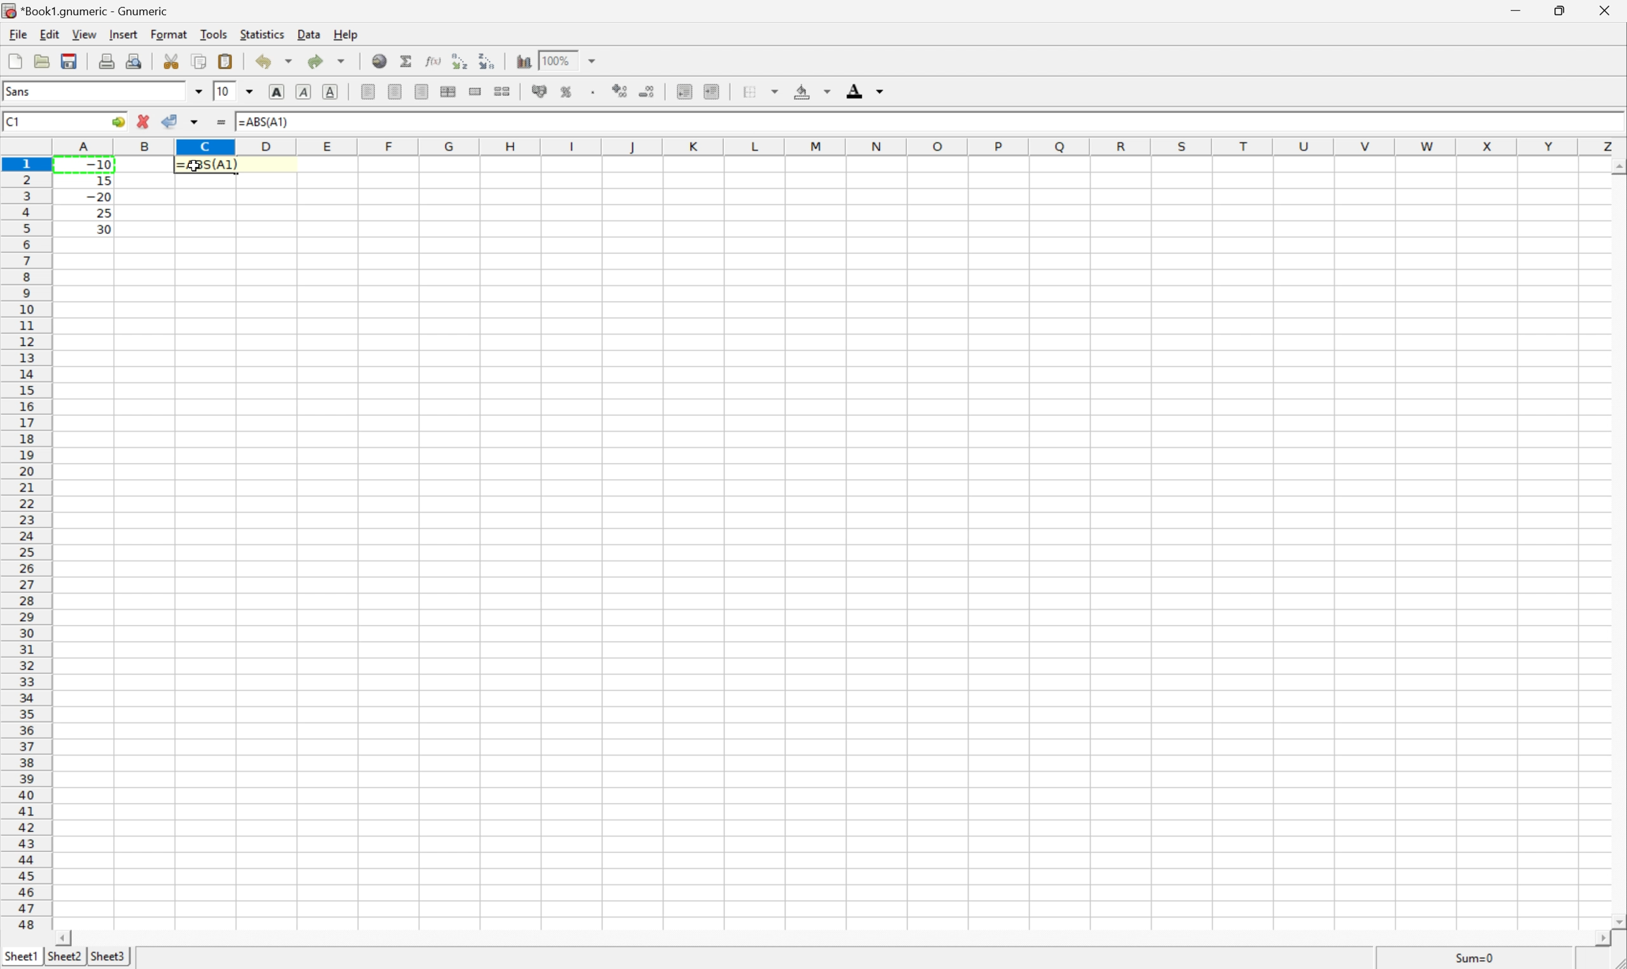 This screenshot has width=1627, height=969. I want to click on Foreground, so click(853, 93).